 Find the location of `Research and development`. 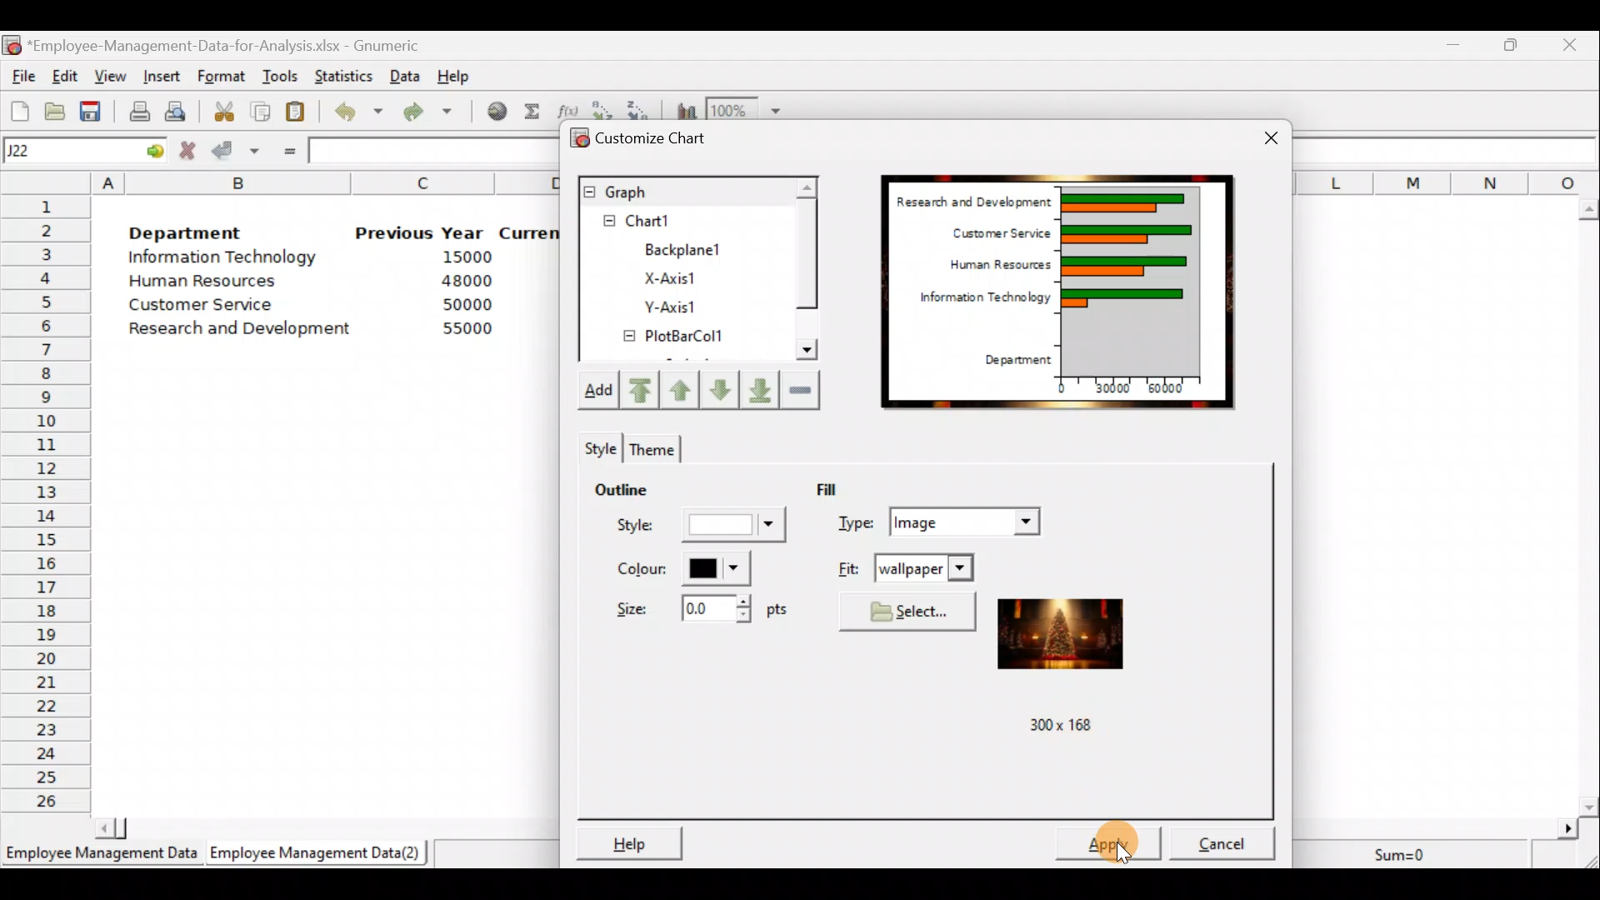

Research and development is located at coordinates (241, 327).